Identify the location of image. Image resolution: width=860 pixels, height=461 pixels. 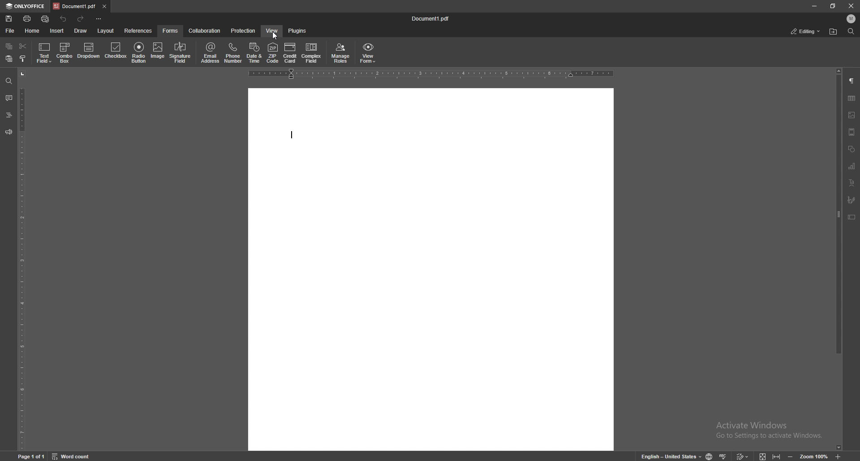
(852, 115).